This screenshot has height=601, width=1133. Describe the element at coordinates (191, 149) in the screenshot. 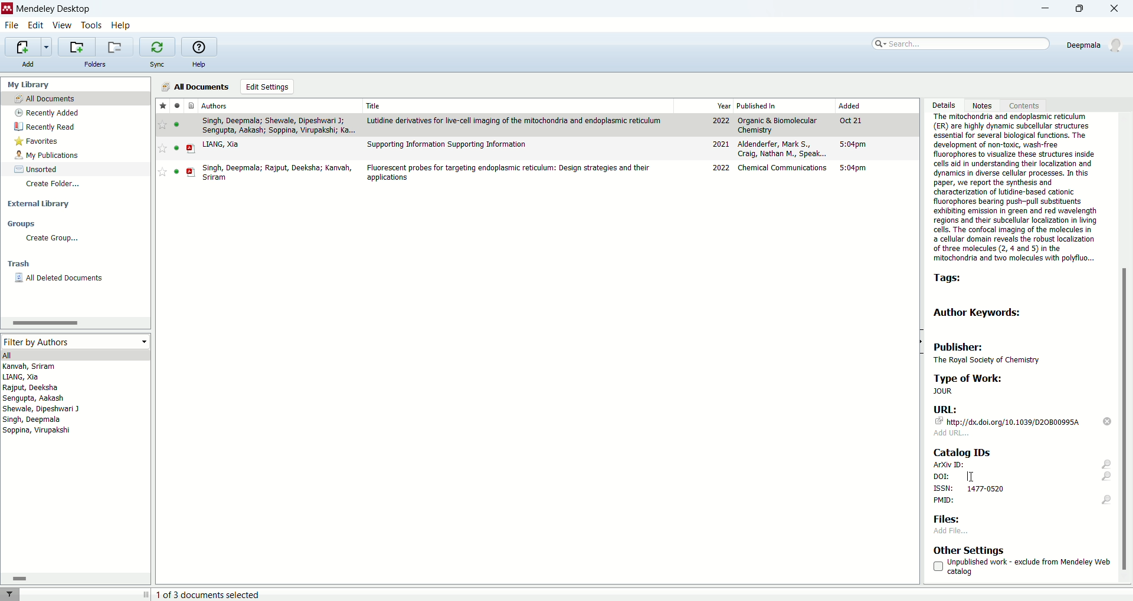

I see `PDF` at that location.